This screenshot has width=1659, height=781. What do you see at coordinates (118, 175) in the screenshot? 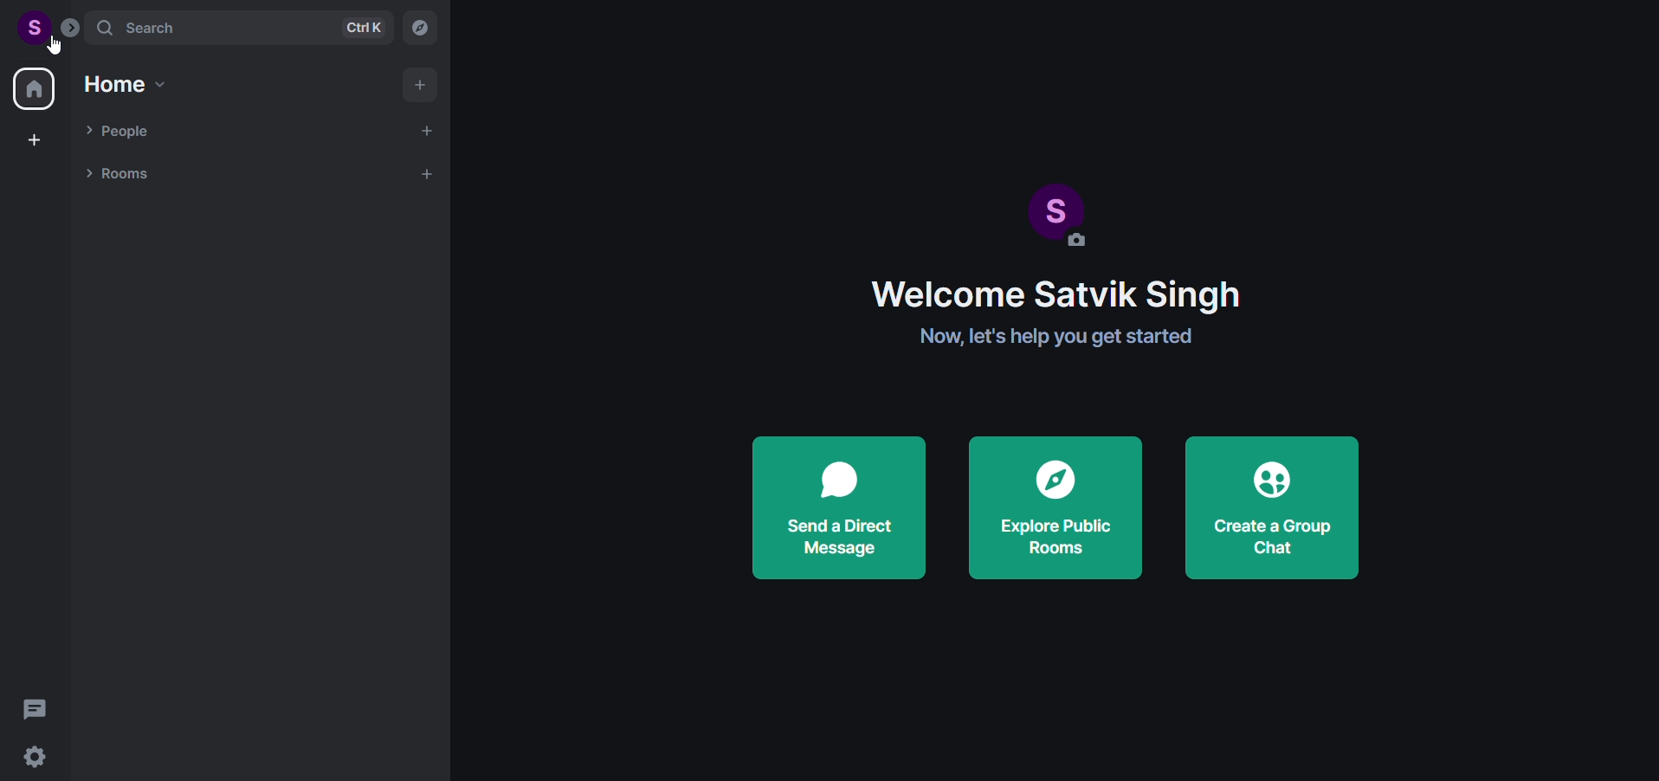
I see `rooms` at bounding box center [118, 175].